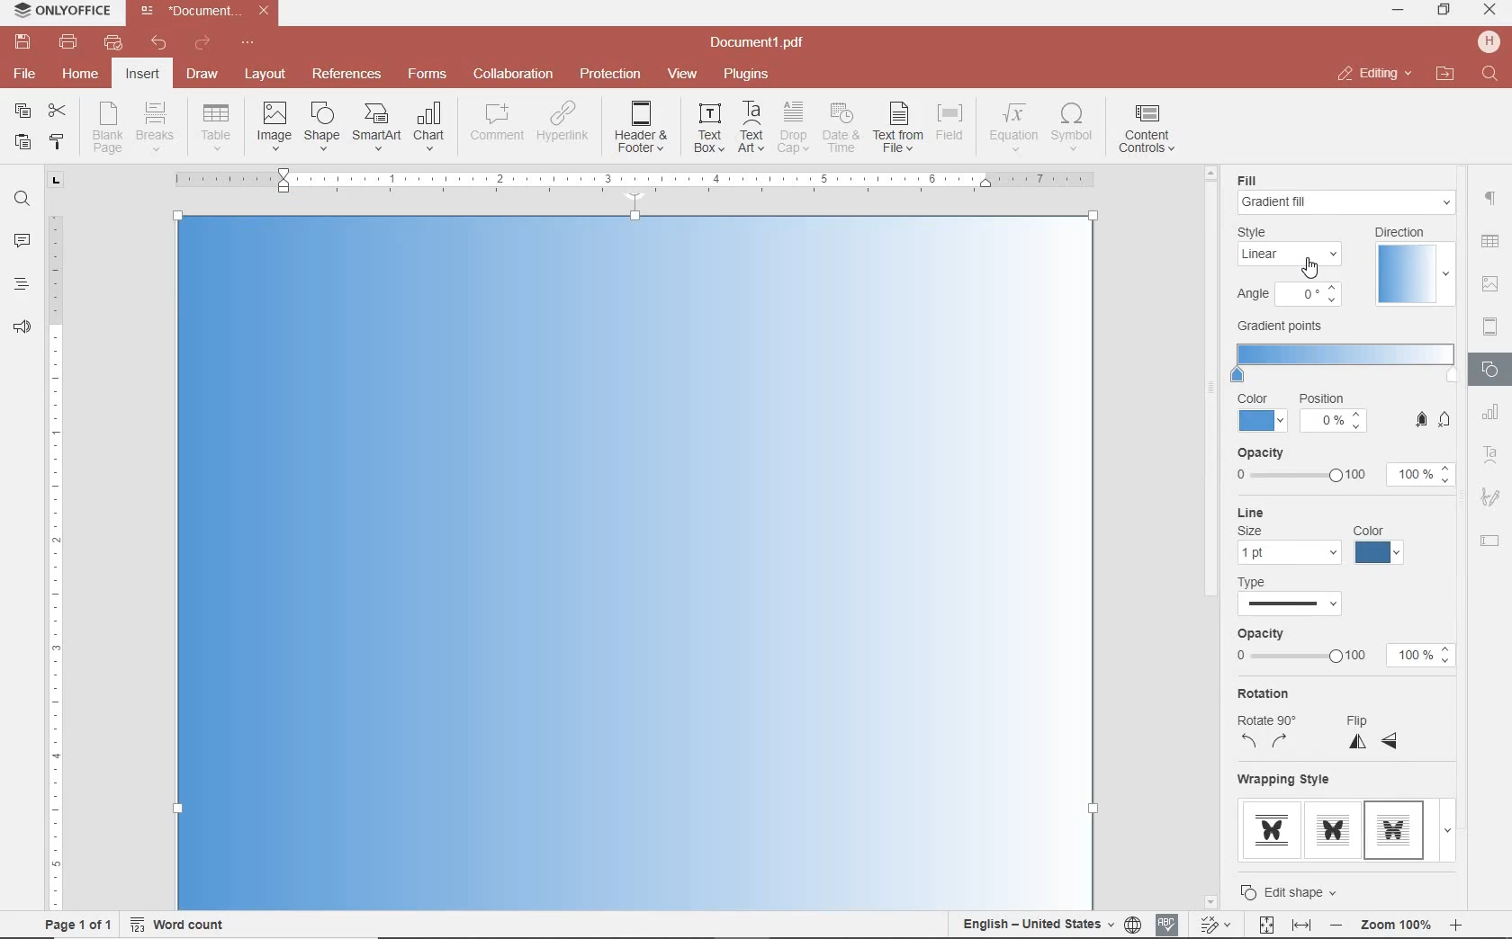 The width and height of the screenshot is (1512, 939). I want to click on collaboration, so click(513, 75).